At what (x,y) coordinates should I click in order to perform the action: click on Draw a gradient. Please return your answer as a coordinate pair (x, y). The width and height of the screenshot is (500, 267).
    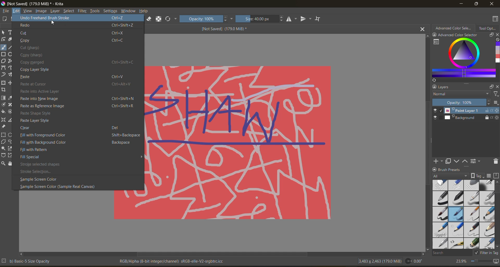
    Looking at the image, I should click on (4, 98).